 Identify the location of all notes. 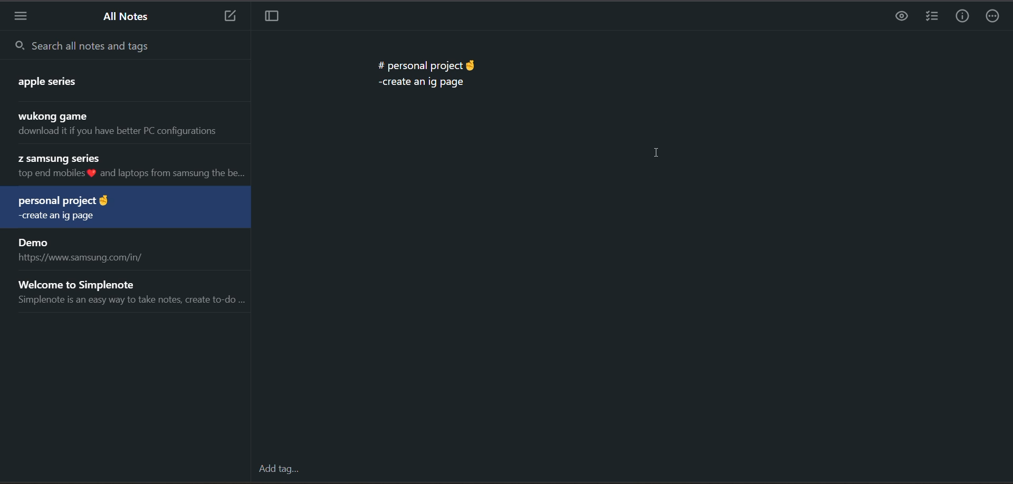
(123, 17).